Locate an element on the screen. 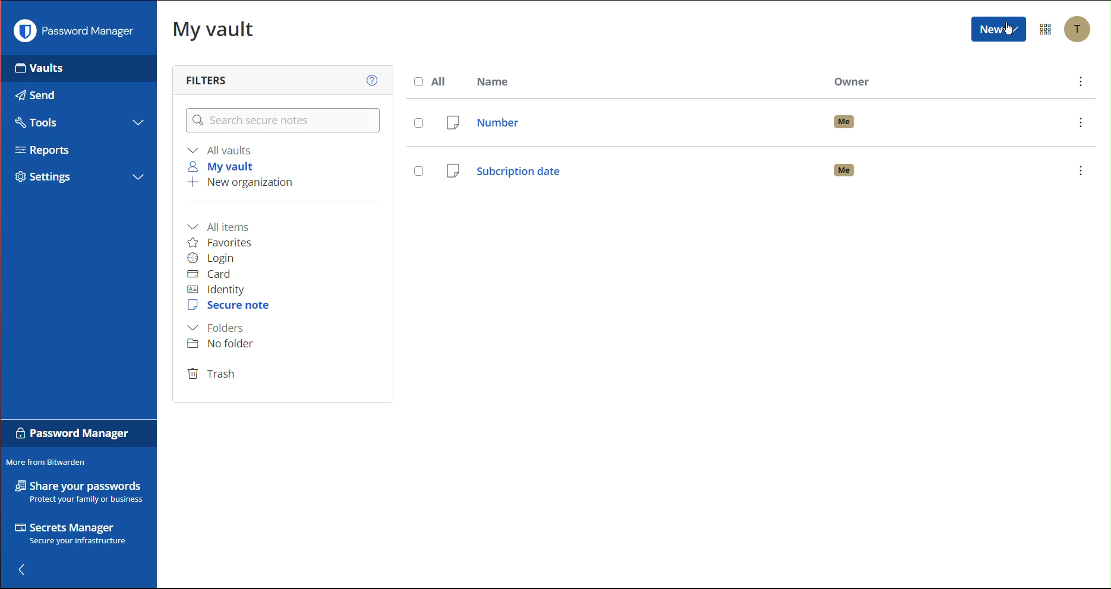  Send is located at coordinates (35, 95).